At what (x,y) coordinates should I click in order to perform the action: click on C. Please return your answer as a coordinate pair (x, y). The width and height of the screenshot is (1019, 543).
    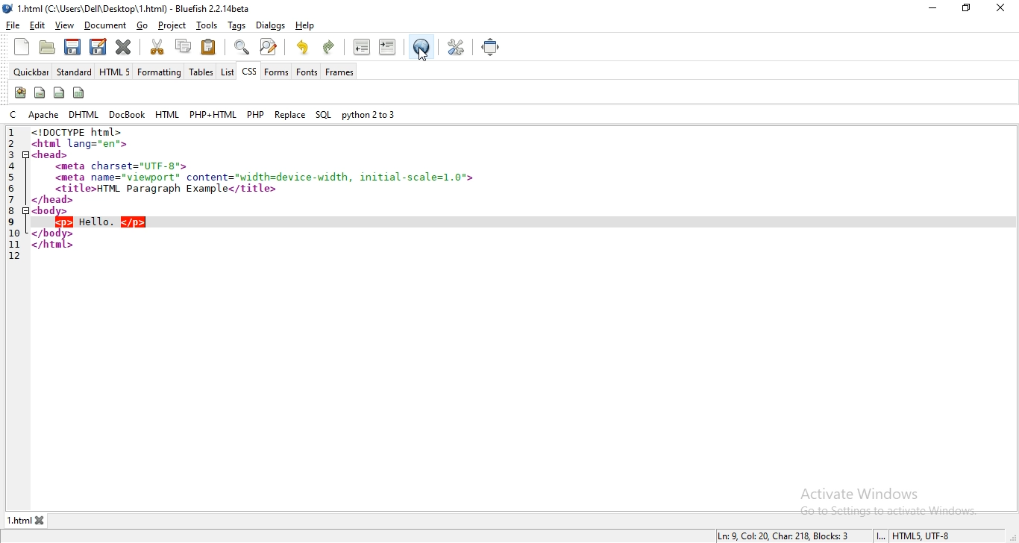
    Looking at the image, I should click on (13, 115).